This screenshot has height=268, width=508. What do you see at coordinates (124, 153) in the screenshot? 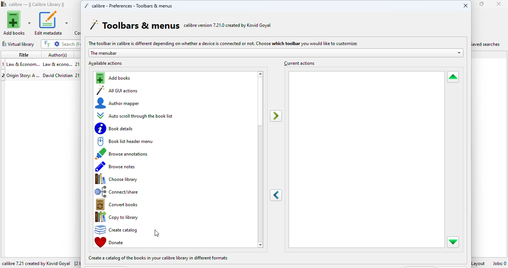
I see `browse annotations` at bounding box center [124, 153].